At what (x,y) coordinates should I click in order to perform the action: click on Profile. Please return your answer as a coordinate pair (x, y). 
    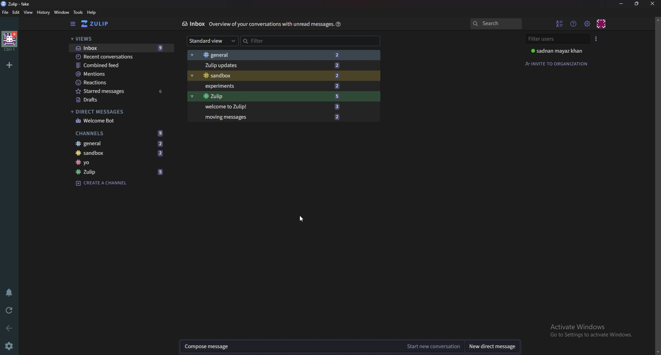
    Looking at the image, I should click on (602, 23).